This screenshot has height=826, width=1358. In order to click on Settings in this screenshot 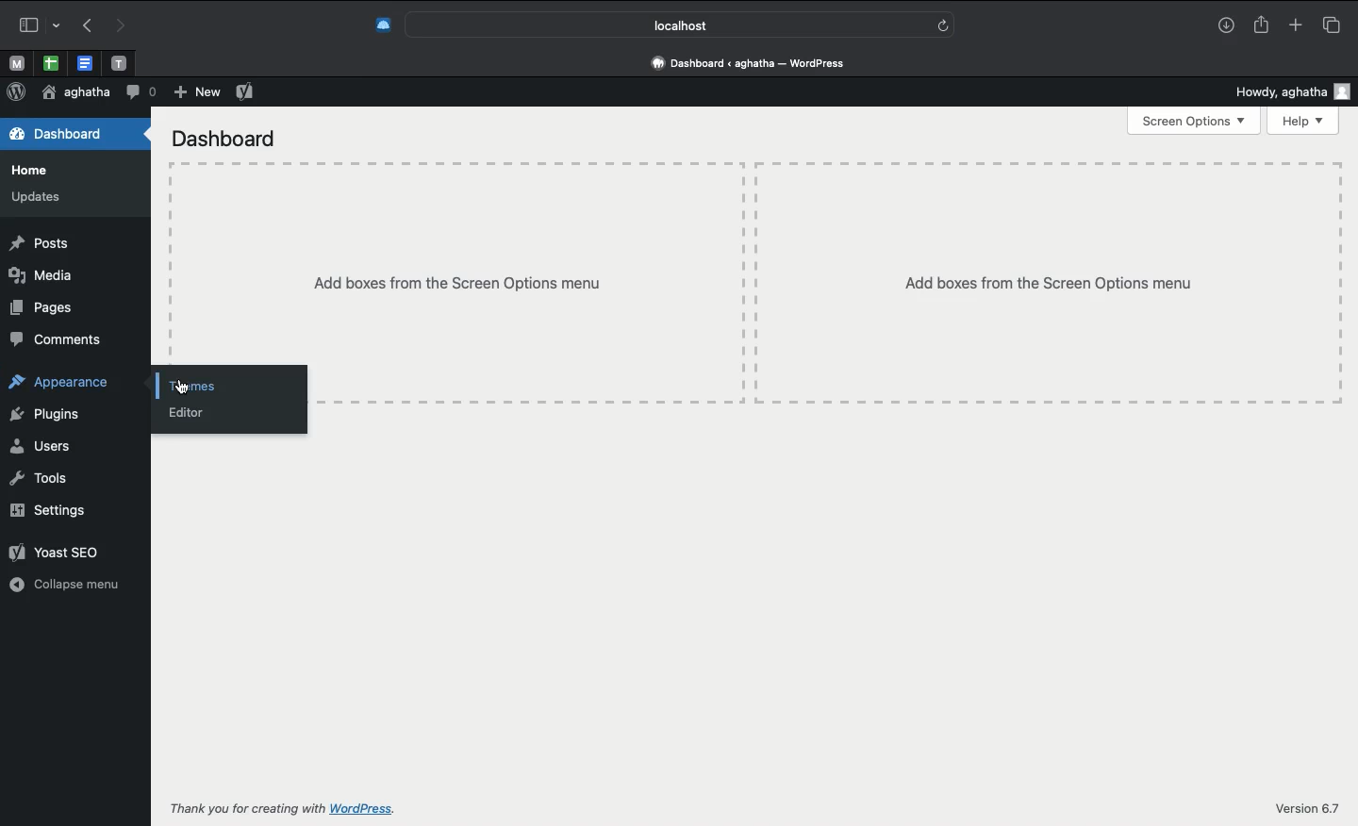, I will do `click(46, 511)`.